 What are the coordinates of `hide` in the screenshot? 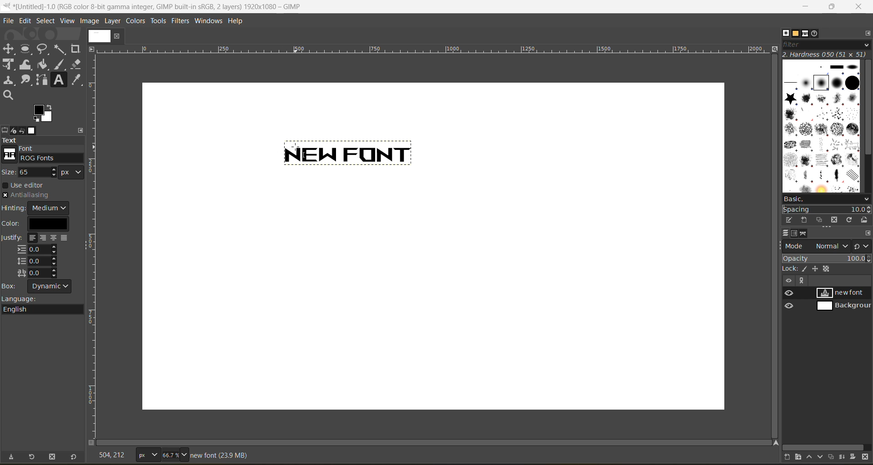 It's located at (788, 281).